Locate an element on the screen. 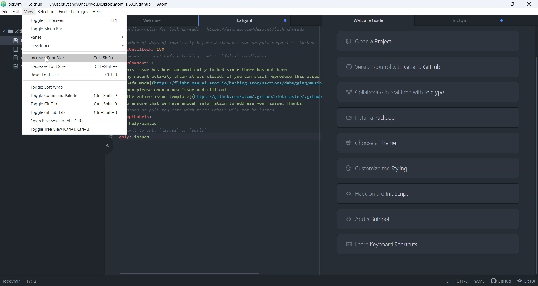  Lock.yml  is located at coordinates (461, 21).